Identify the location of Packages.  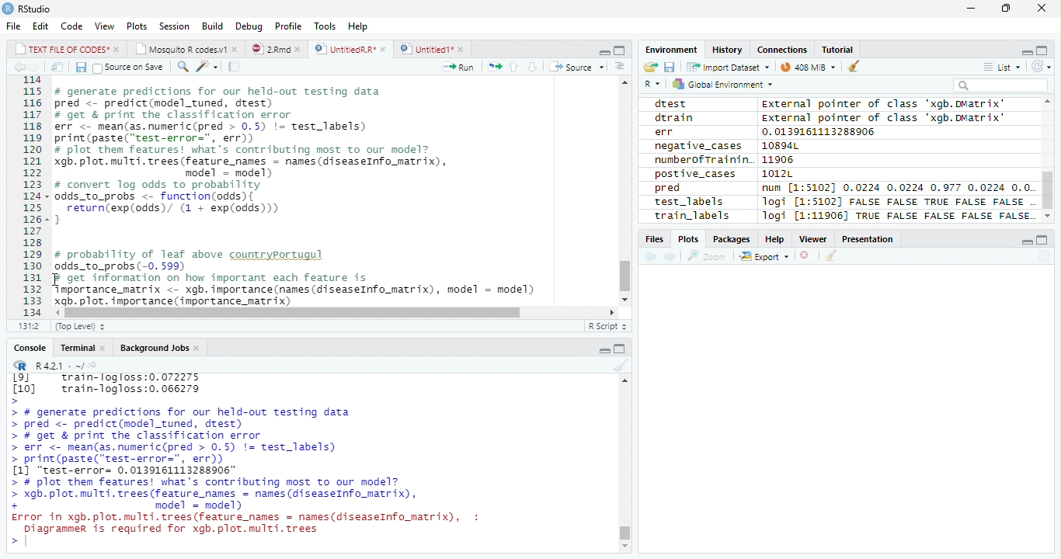
(732, 239).